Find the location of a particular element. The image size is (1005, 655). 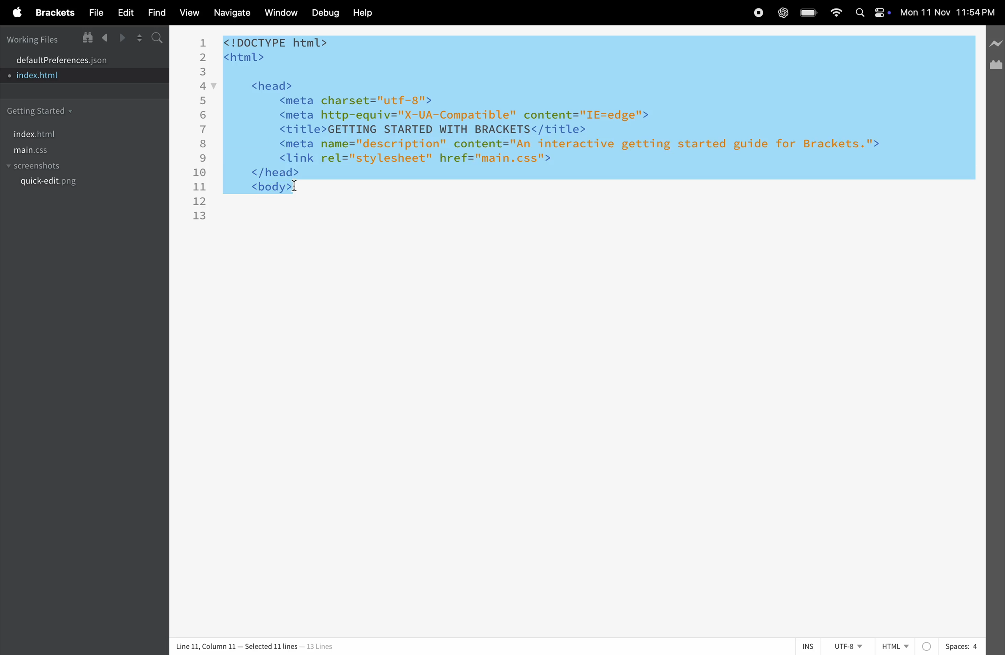

spaces is located at coordinates (961, 647).